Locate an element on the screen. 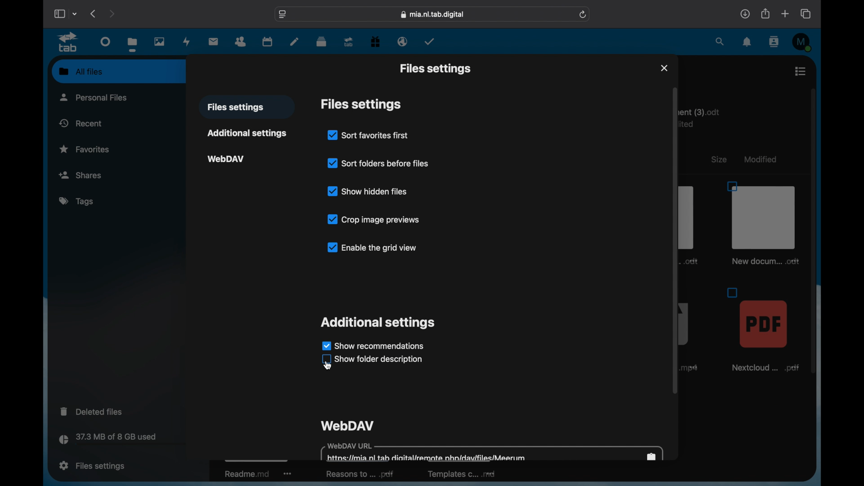  show hidden files is located at coordinates (367, 191).